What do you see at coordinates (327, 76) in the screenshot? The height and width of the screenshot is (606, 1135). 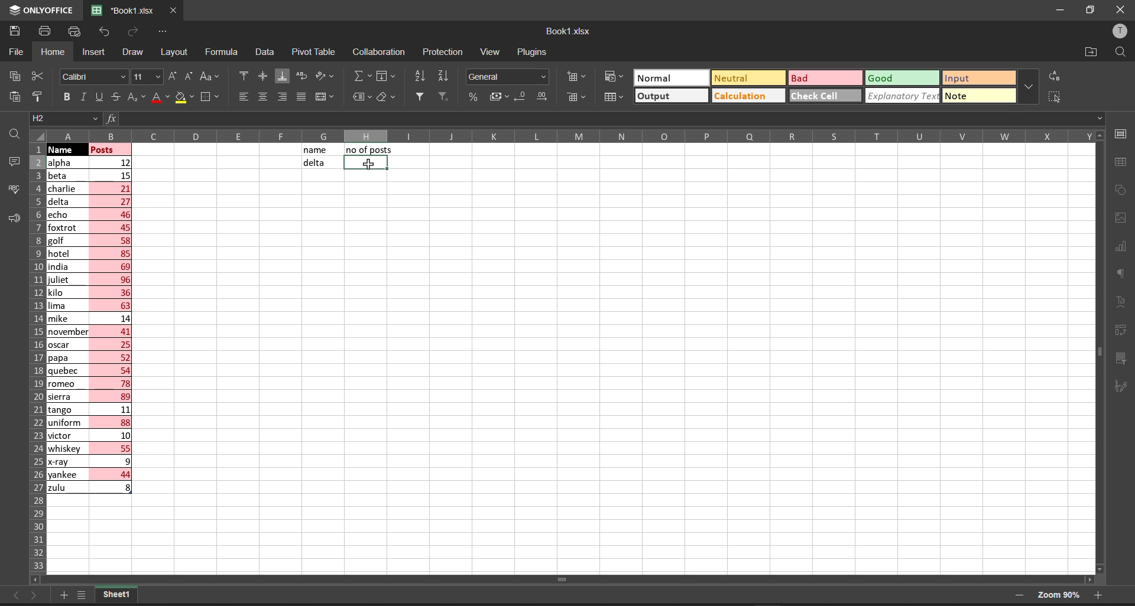 I see `orientation` at bounding box center [327, 76].